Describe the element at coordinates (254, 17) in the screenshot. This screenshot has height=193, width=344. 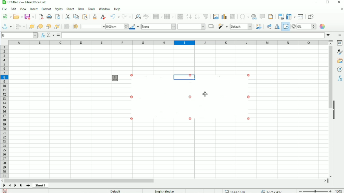
I see `Insert hyperlink` at that location.